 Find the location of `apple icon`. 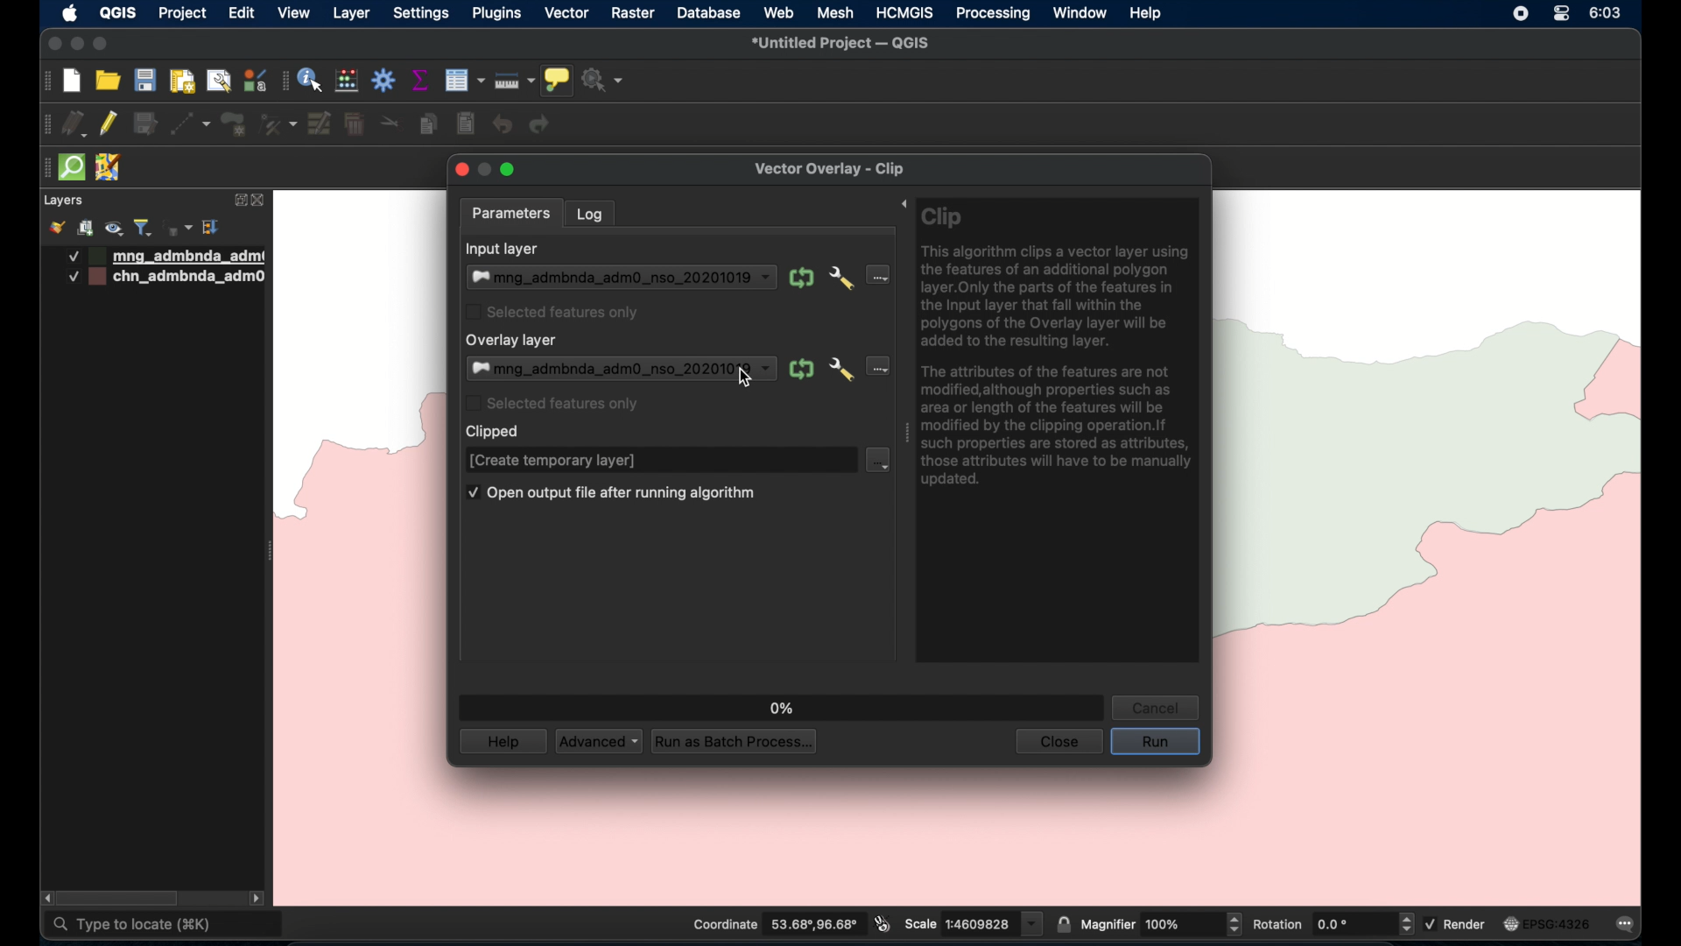

apple icon is located at coordinates (71, 13).